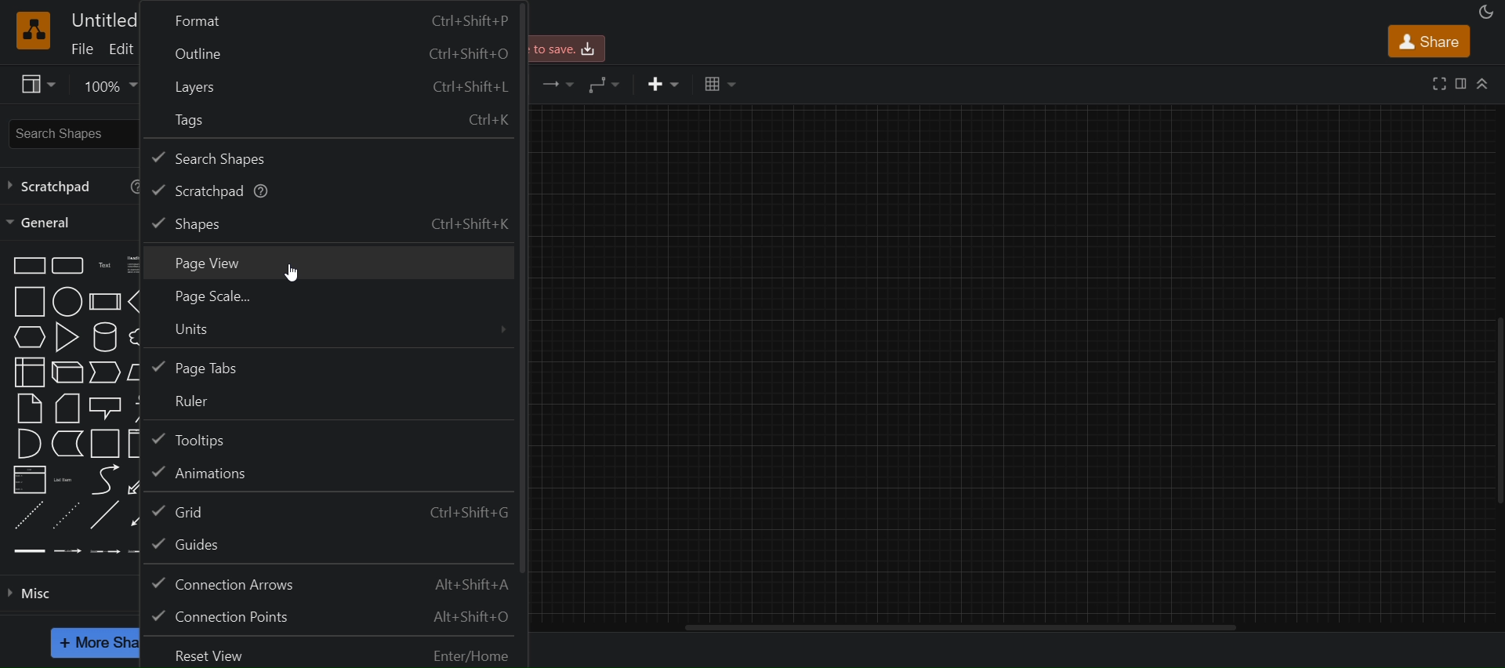 This screenshot has height=668, width=1505. I want to click on search shapes, so click(56, 134).